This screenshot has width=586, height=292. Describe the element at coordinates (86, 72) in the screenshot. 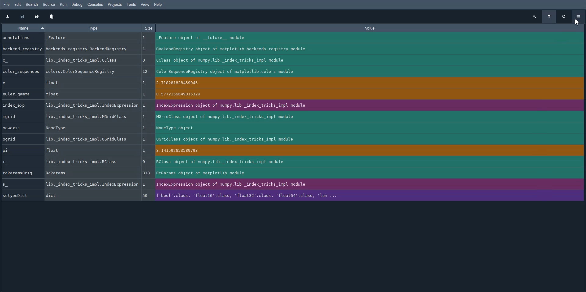

I see `type value` at that location.